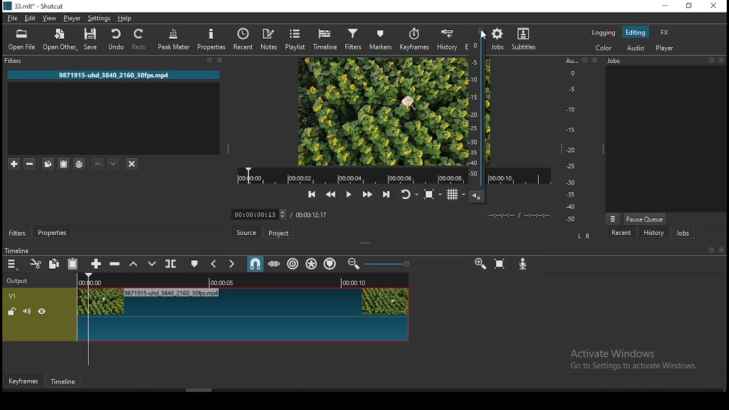 The image size is (729, 410). What do you see at coordinates (114, 164) in the screenshot?
I see `move filter down` at bounding box center [114, 164].